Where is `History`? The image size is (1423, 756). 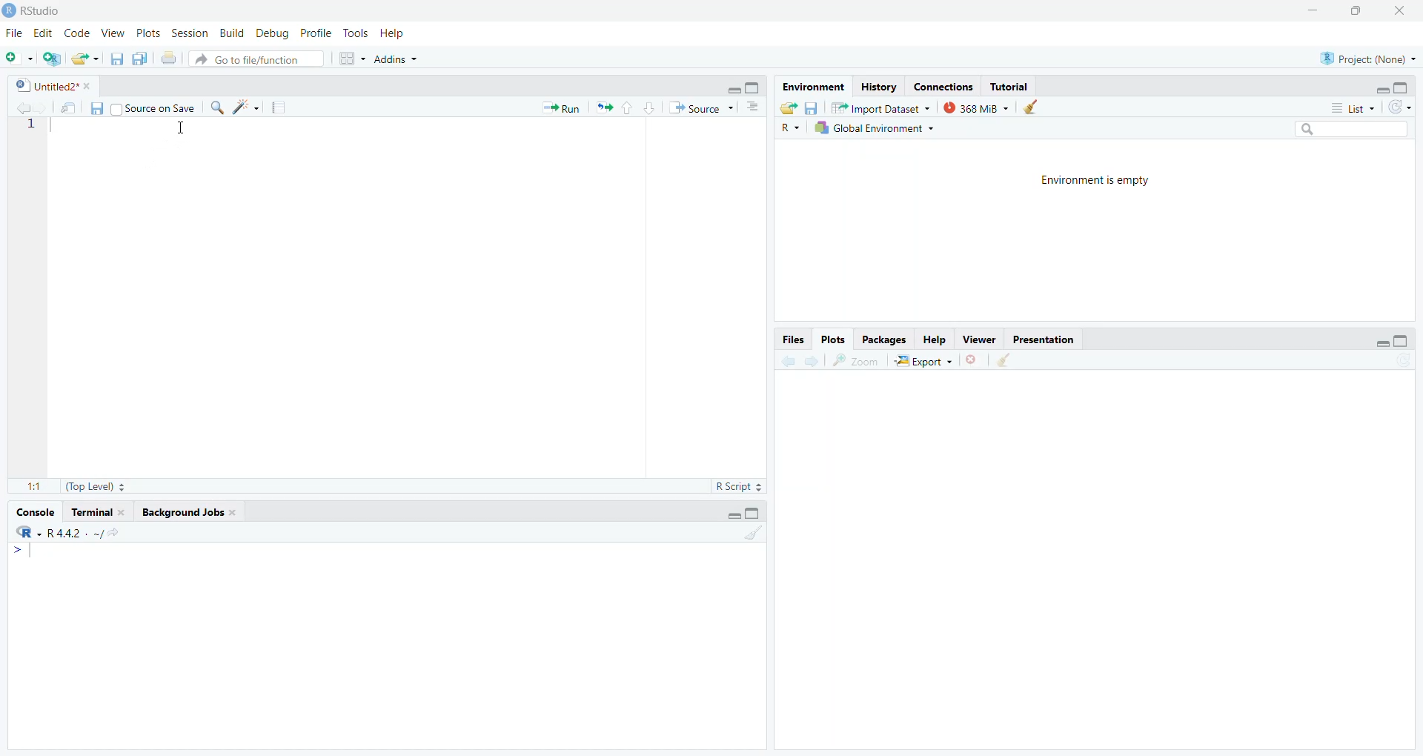
History is located at coordinates (880, 85).